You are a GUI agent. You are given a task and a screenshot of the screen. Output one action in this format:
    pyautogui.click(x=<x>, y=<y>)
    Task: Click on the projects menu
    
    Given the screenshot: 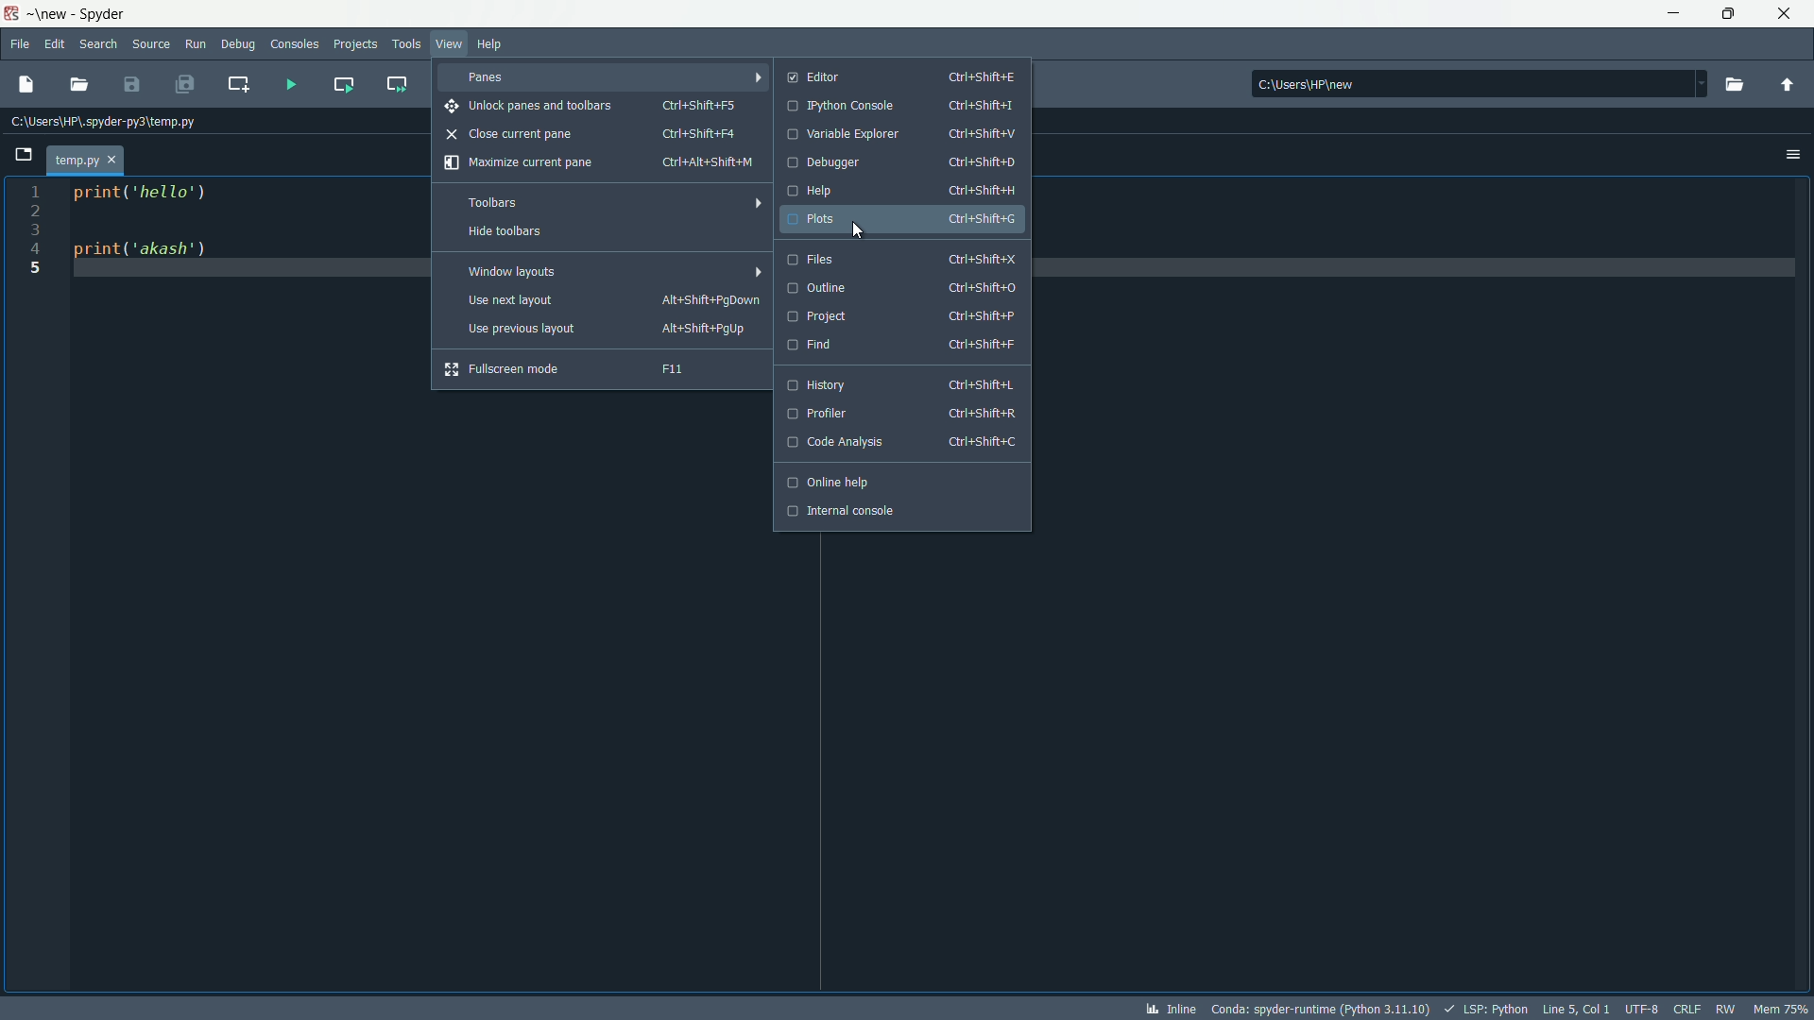 What is the action you would take?
    pyautogui.click(x=355, y=43)
    